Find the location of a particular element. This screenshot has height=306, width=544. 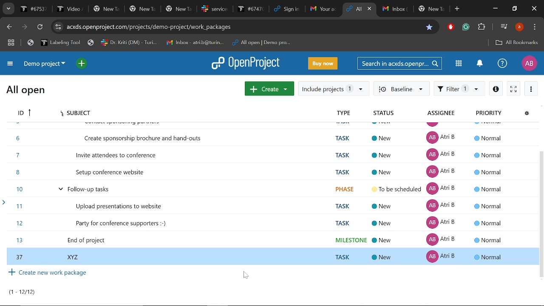

Configure view is located at coordinates (527, 113).